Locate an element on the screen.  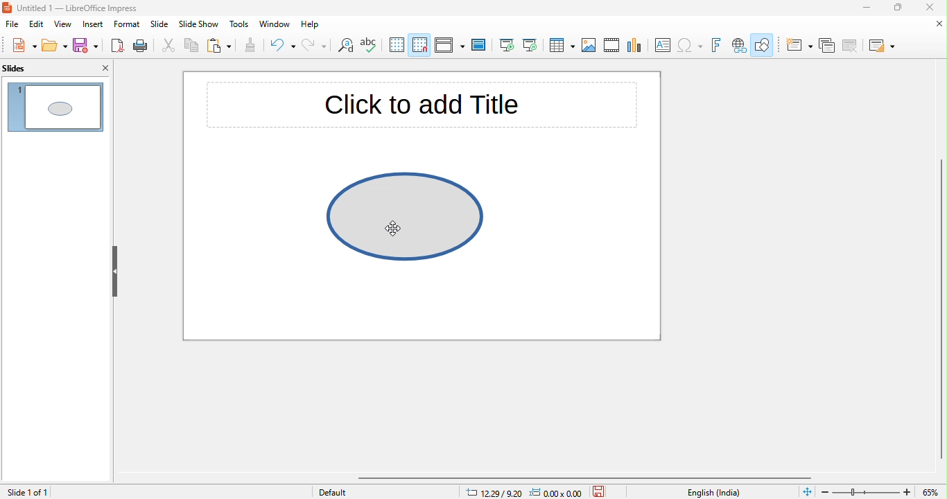
slide is located at coordinates (159, 26).